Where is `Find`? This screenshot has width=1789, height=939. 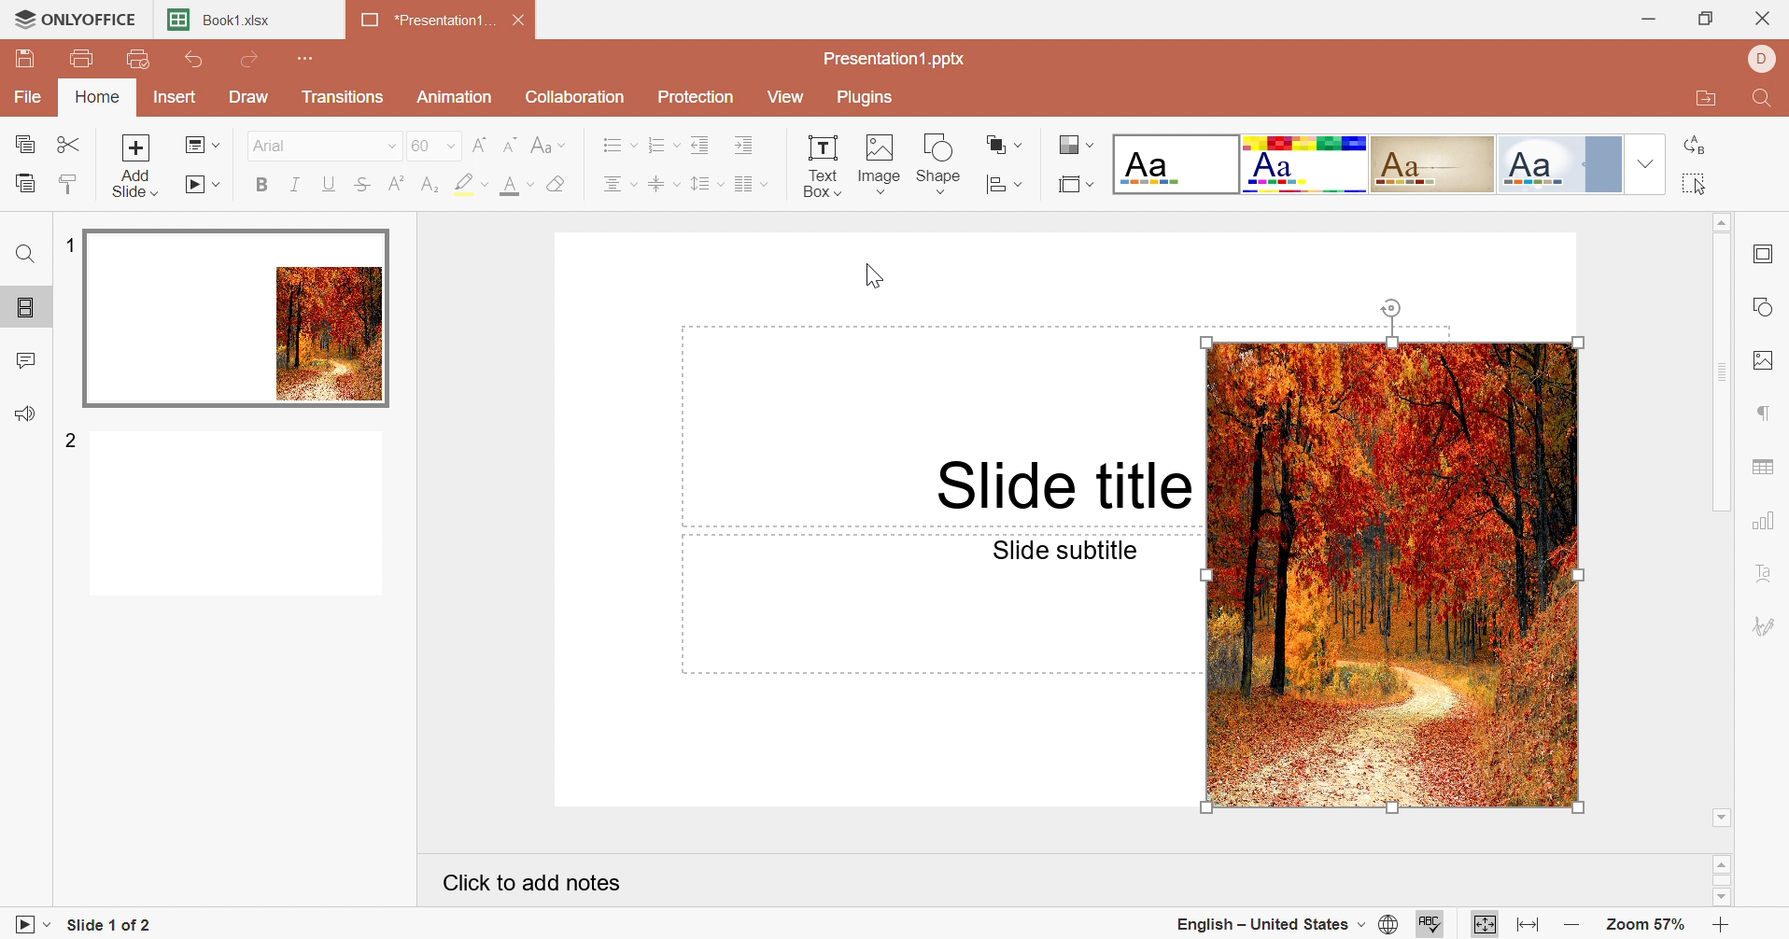
Find is located at coordinates (25, 257).